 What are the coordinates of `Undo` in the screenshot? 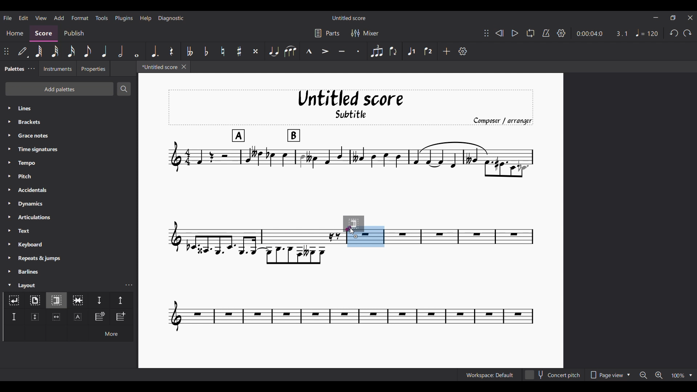 It's located at (674, 33).